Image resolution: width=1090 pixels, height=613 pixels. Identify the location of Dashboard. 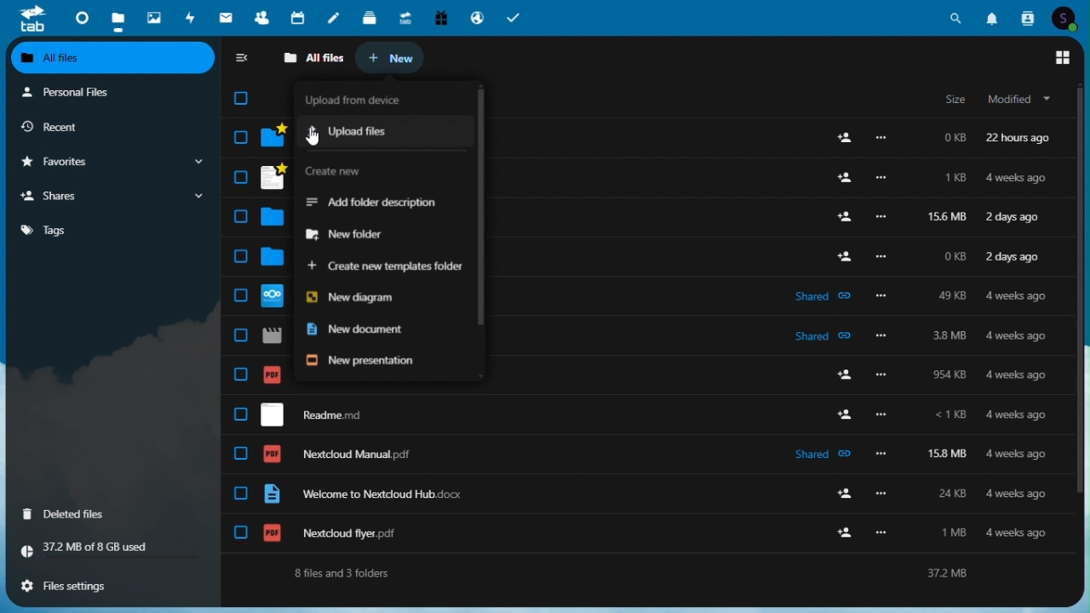
(79, 18).